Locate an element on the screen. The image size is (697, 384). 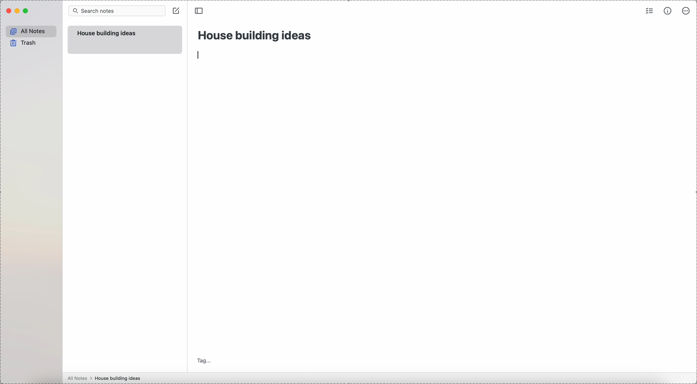
toggle sidebar is located at coordinates (200, 11).